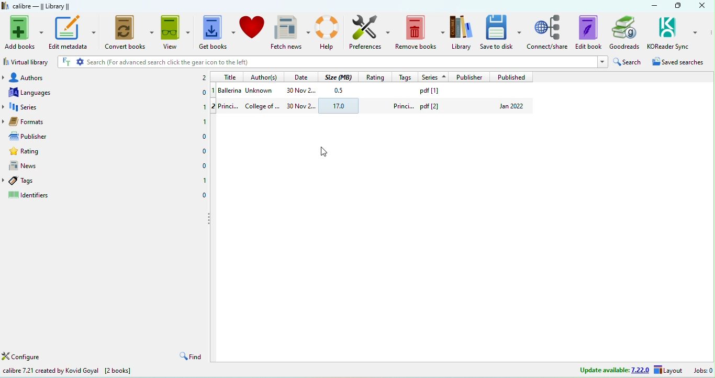 This screenshot has height=378, width=715. Describe the element at coordinates (204, 91) in the screenshot. I see `0` at that location.